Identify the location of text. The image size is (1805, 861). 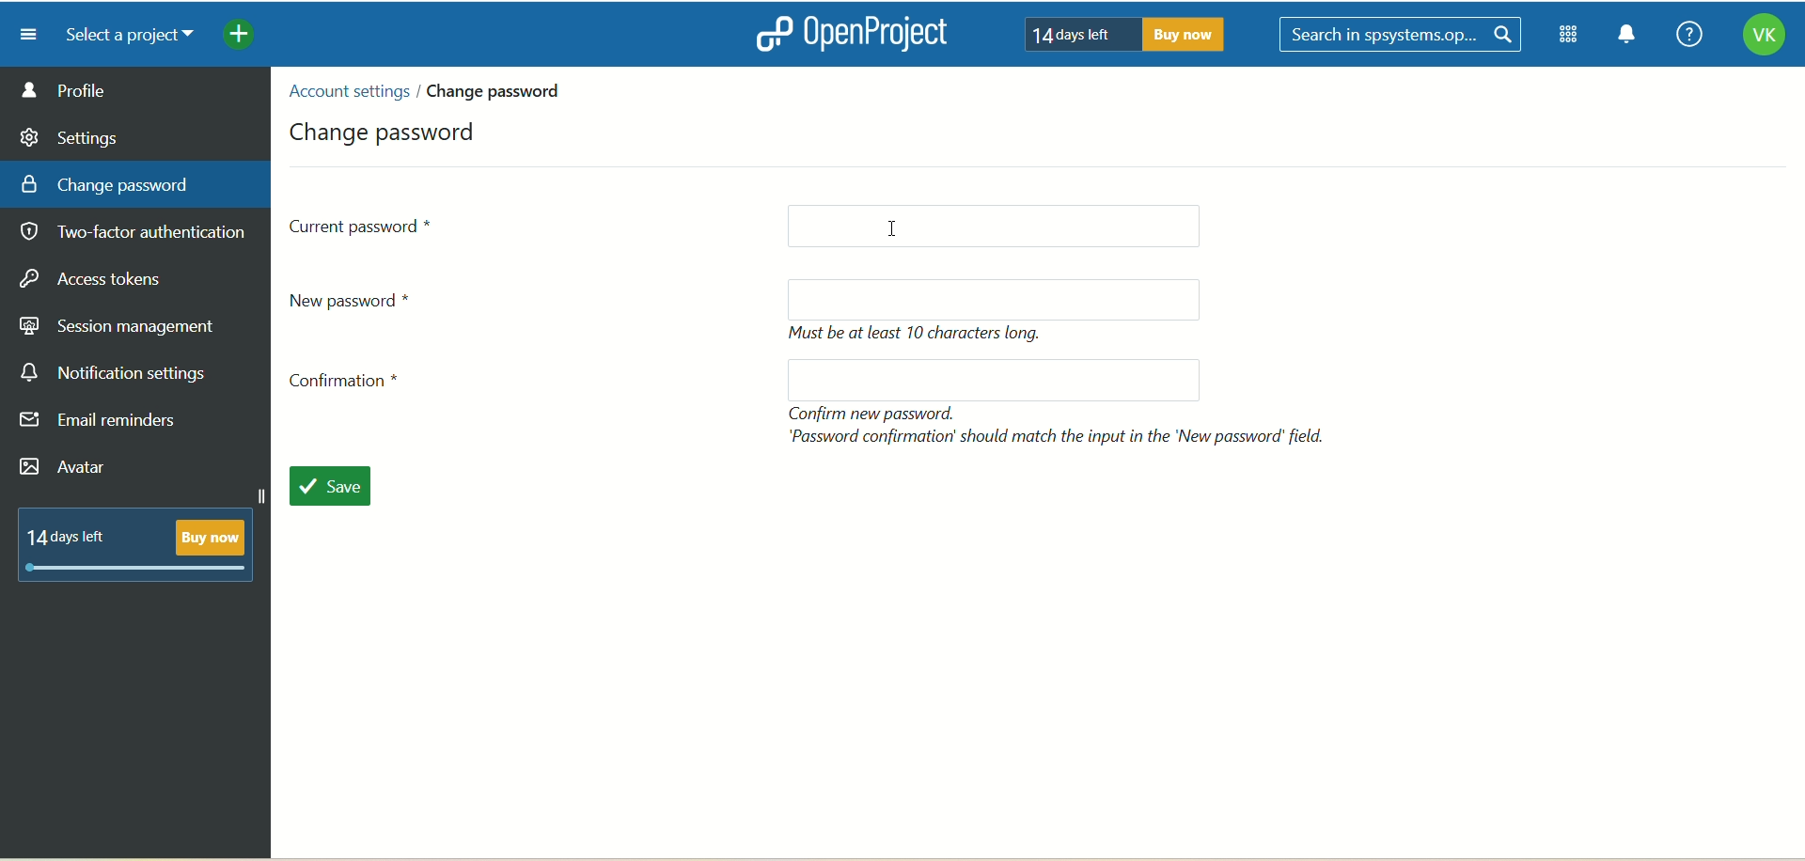
(1118, 33).